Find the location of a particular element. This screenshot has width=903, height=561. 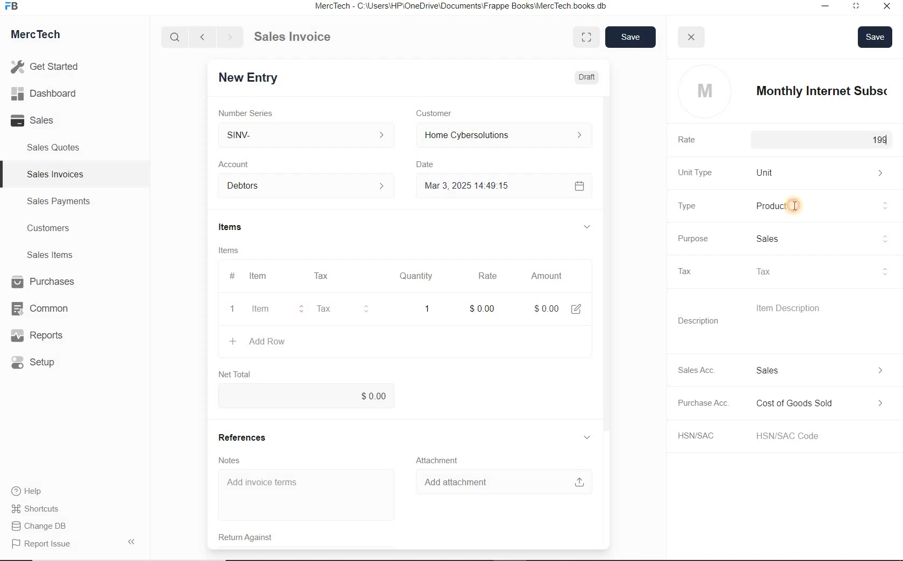

HSN/SAC is located at coordinates (702, 436).